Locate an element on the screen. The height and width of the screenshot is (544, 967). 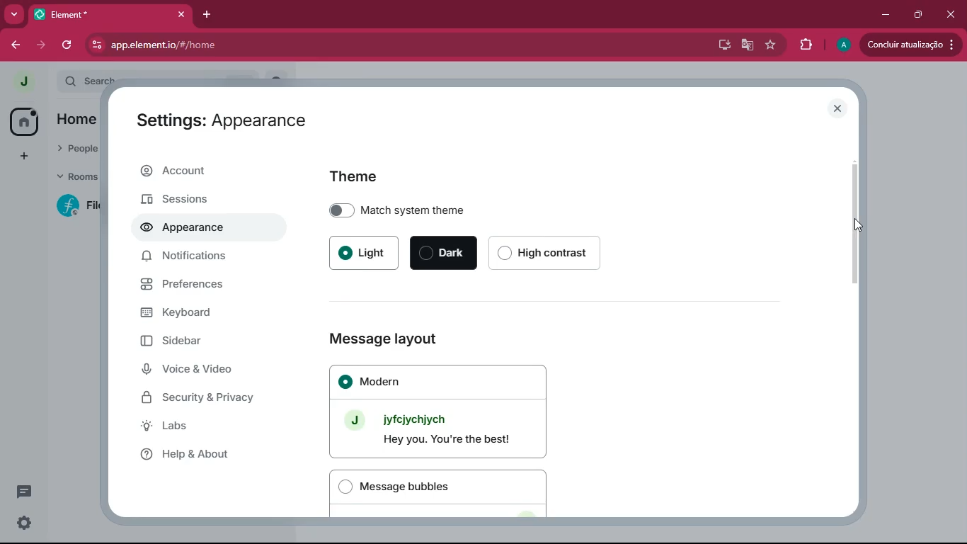
profile is located at coordinates (841, 46).